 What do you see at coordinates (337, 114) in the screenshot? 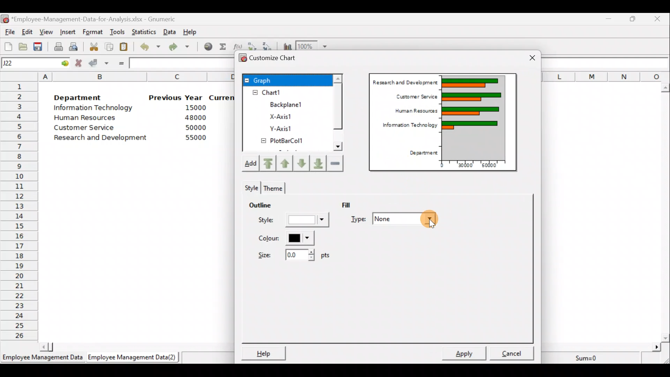
I see `Scroll bar` at bounding box center [337, 114].